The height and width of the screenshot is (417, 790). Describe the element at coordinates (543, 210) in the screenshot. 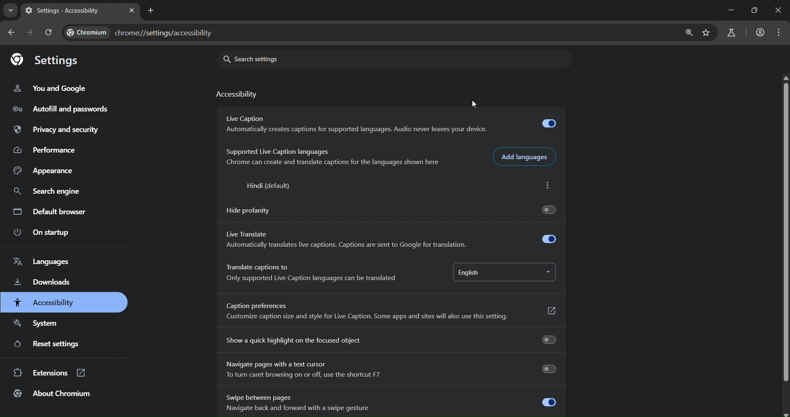

I see `Toogle` at that location.